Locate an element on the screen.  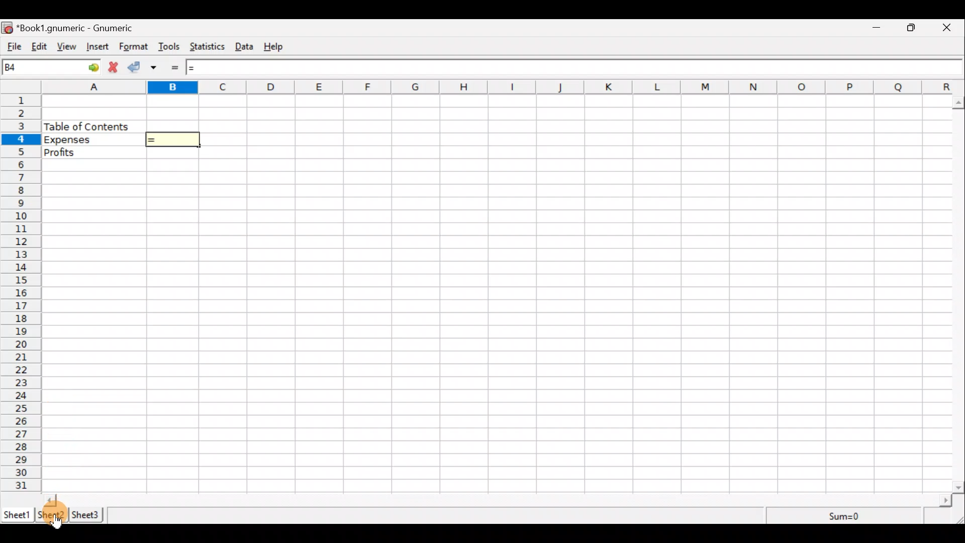
Sheet 2 is located at coordinates (52, 516).